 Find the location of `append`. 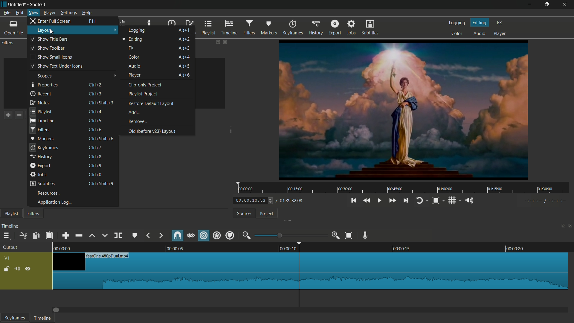

append is located at coordinates (65, 236).